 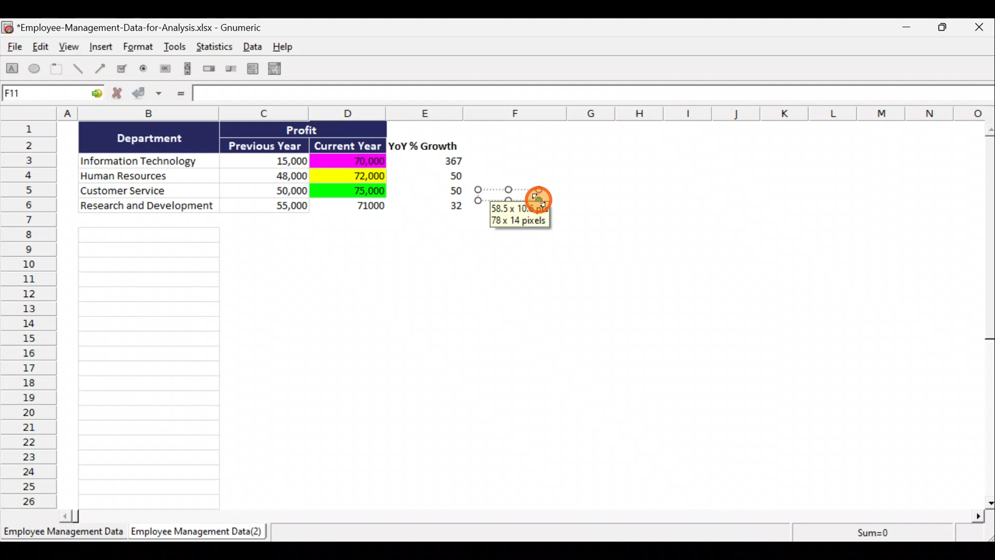 What do you see at coordinates (122, 68) in the screenshot?
I see `Create a checkbox` at bounding box center [122, 68].